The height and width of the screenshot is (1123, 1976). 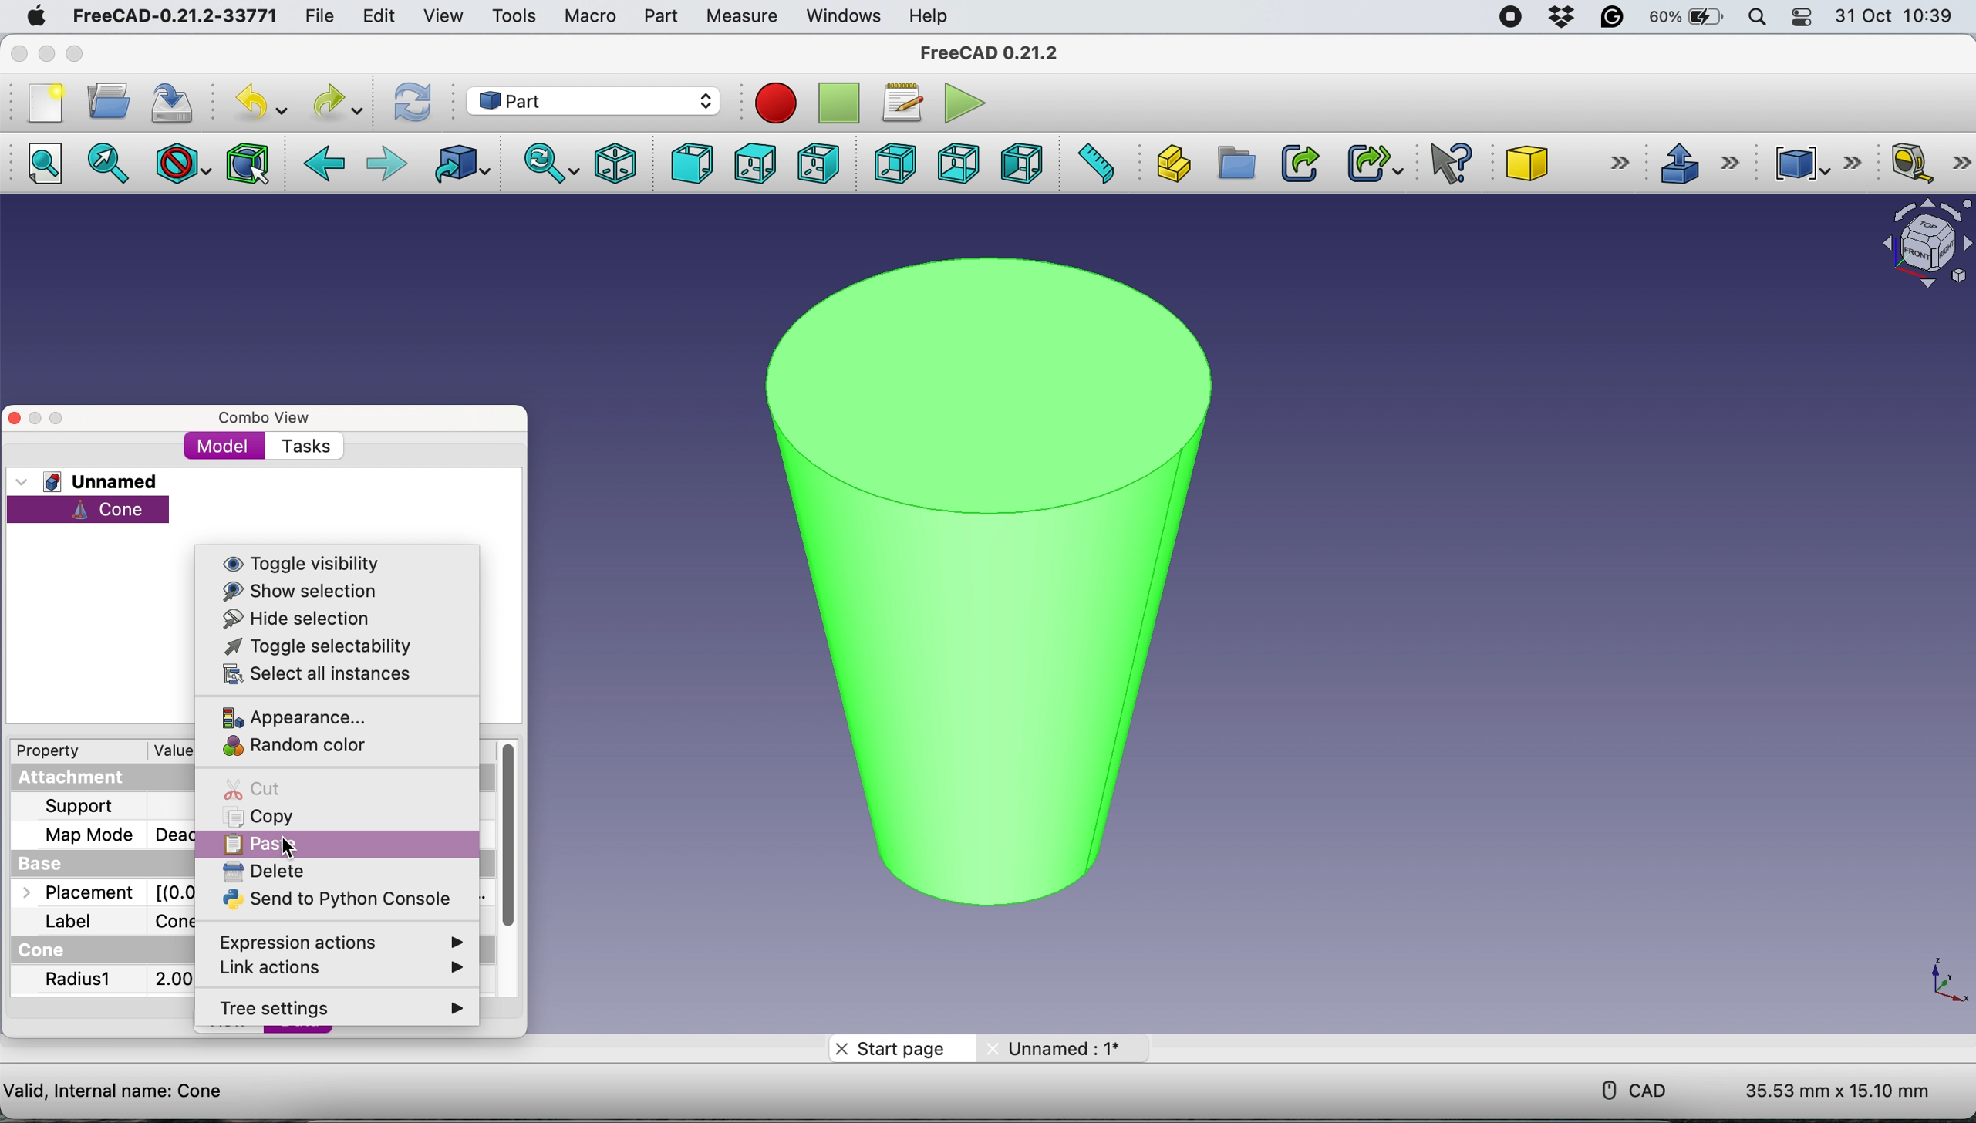 I want to click on map mode: Deactivated, so click(x=105, y=835).